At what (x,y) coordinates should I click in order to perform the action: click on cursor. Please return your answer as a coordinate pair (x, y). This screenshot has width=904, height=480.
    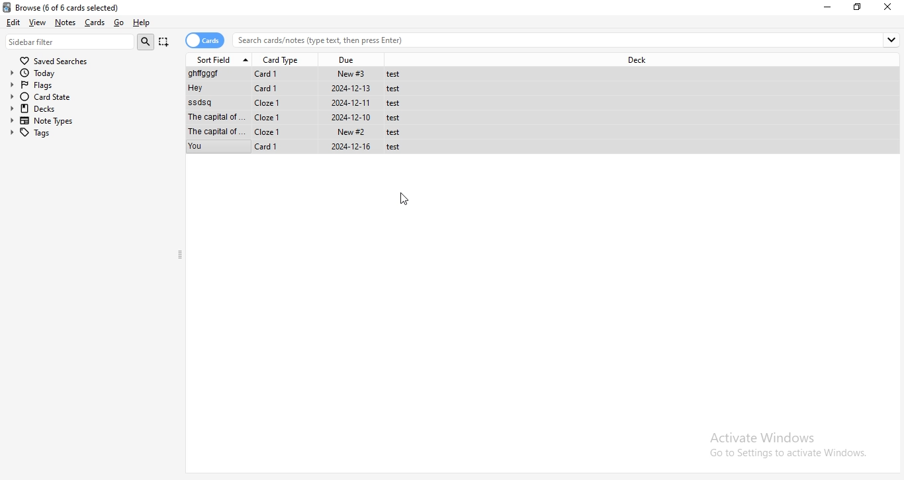
    Looking at the image, I should click on (407, 200).